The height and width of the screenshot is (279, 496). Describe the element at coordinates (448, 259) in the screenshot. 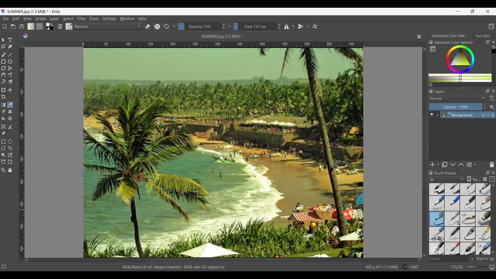

I see `Search` at that location.